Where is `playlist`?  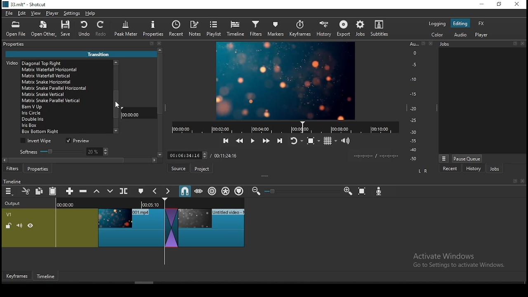
playlist is located at coordinates (214, 29).